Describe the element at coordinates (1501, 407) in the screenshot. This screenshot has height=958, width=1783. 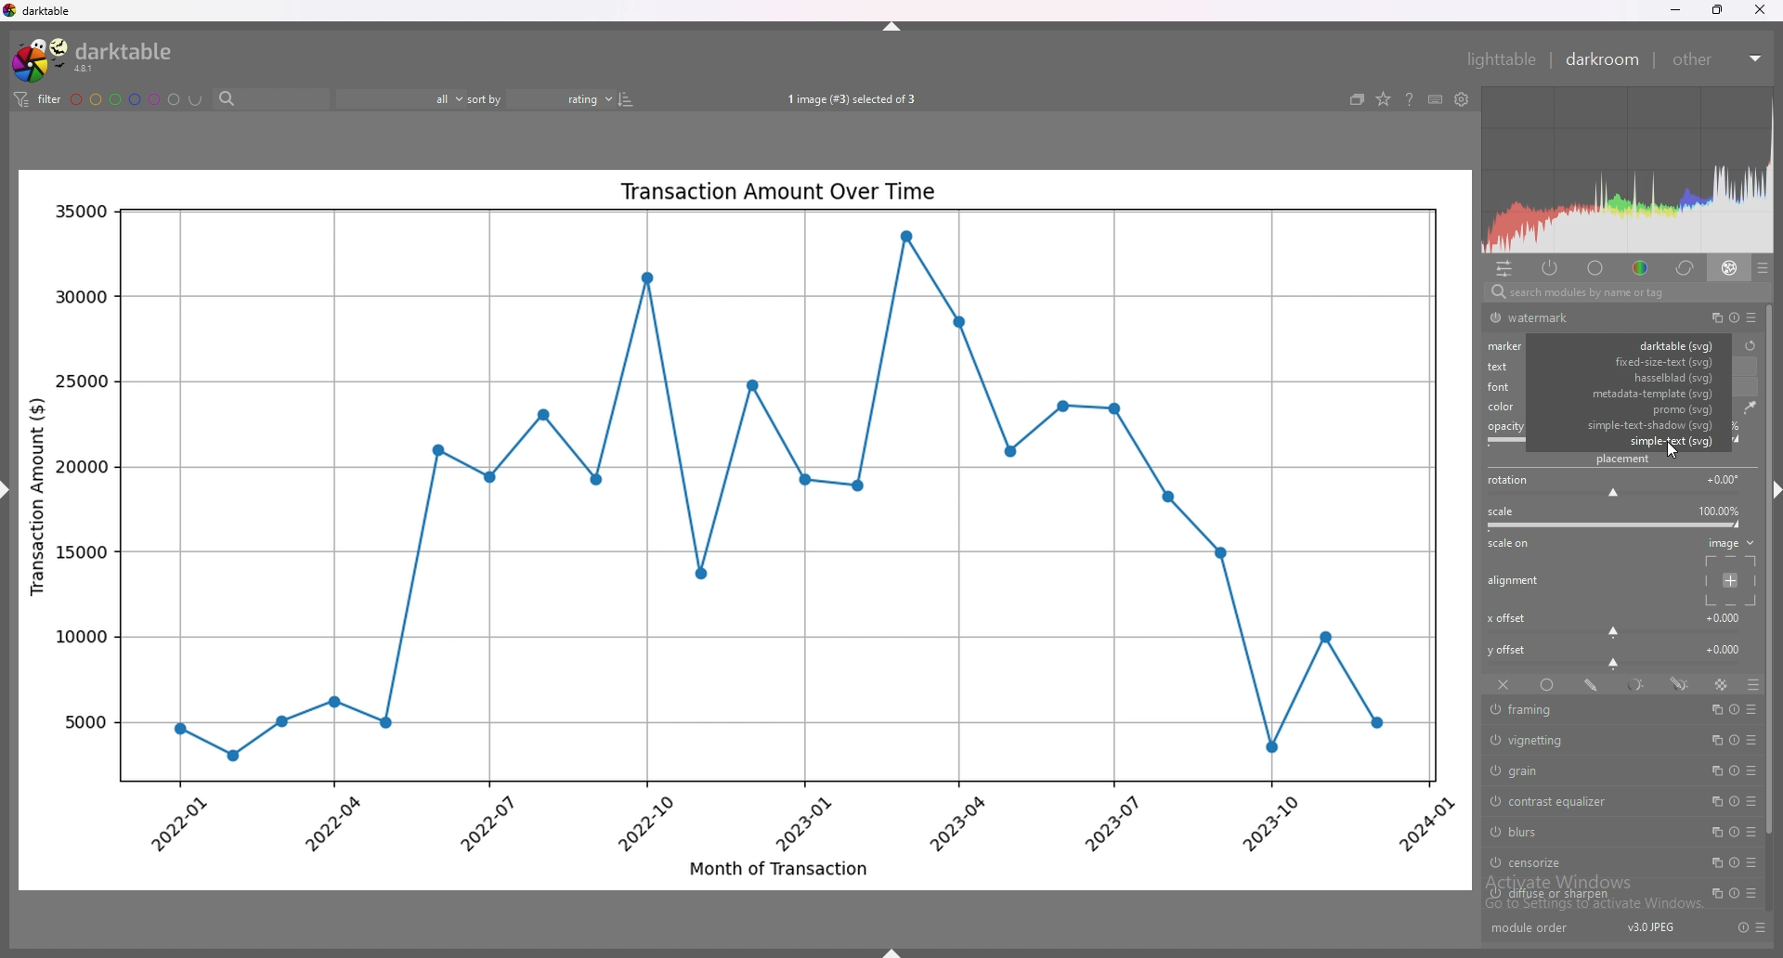
I see `color` at that location.